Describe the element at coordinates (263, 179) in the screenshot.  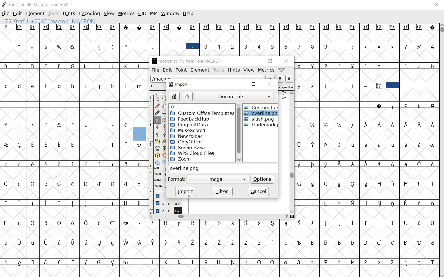
I see `options` at that location.